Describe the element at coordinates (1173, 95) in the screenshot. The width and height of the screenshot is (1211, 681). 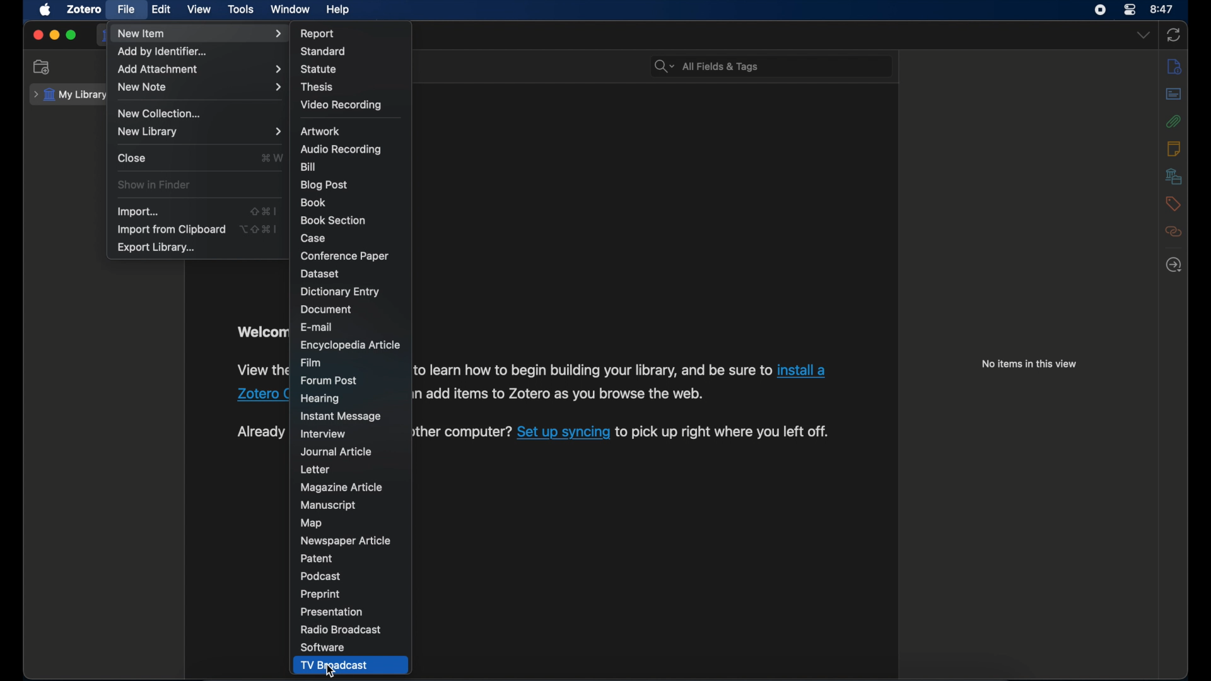
I see `abstract` at that location.